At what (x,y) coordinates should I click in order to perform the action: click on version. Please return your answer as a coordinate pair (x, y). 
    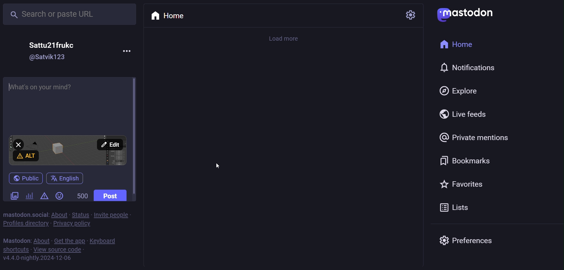
    Looking at the image, I should click on (36, 259).